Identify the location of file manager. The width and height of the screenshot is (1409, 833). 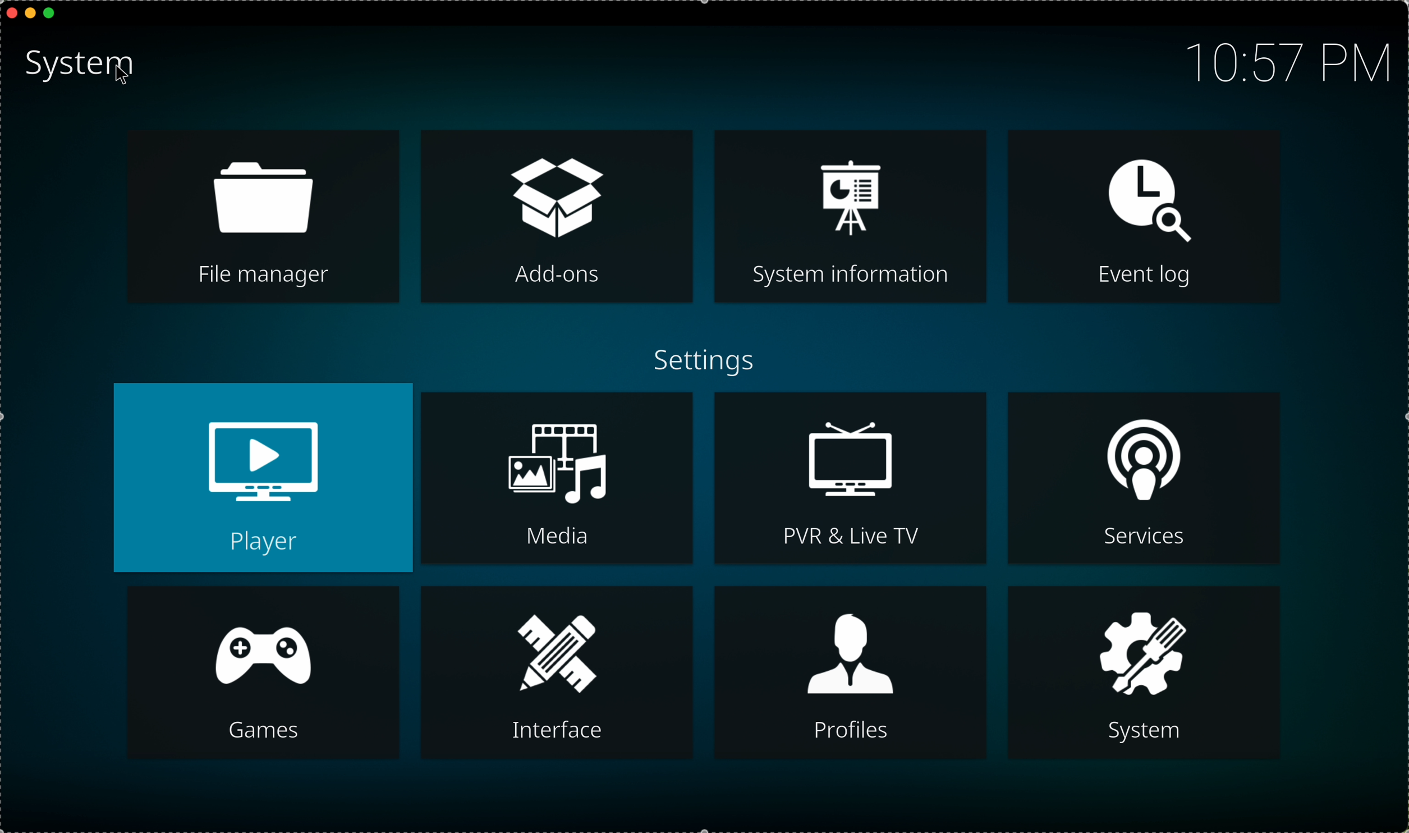
(265, 219).